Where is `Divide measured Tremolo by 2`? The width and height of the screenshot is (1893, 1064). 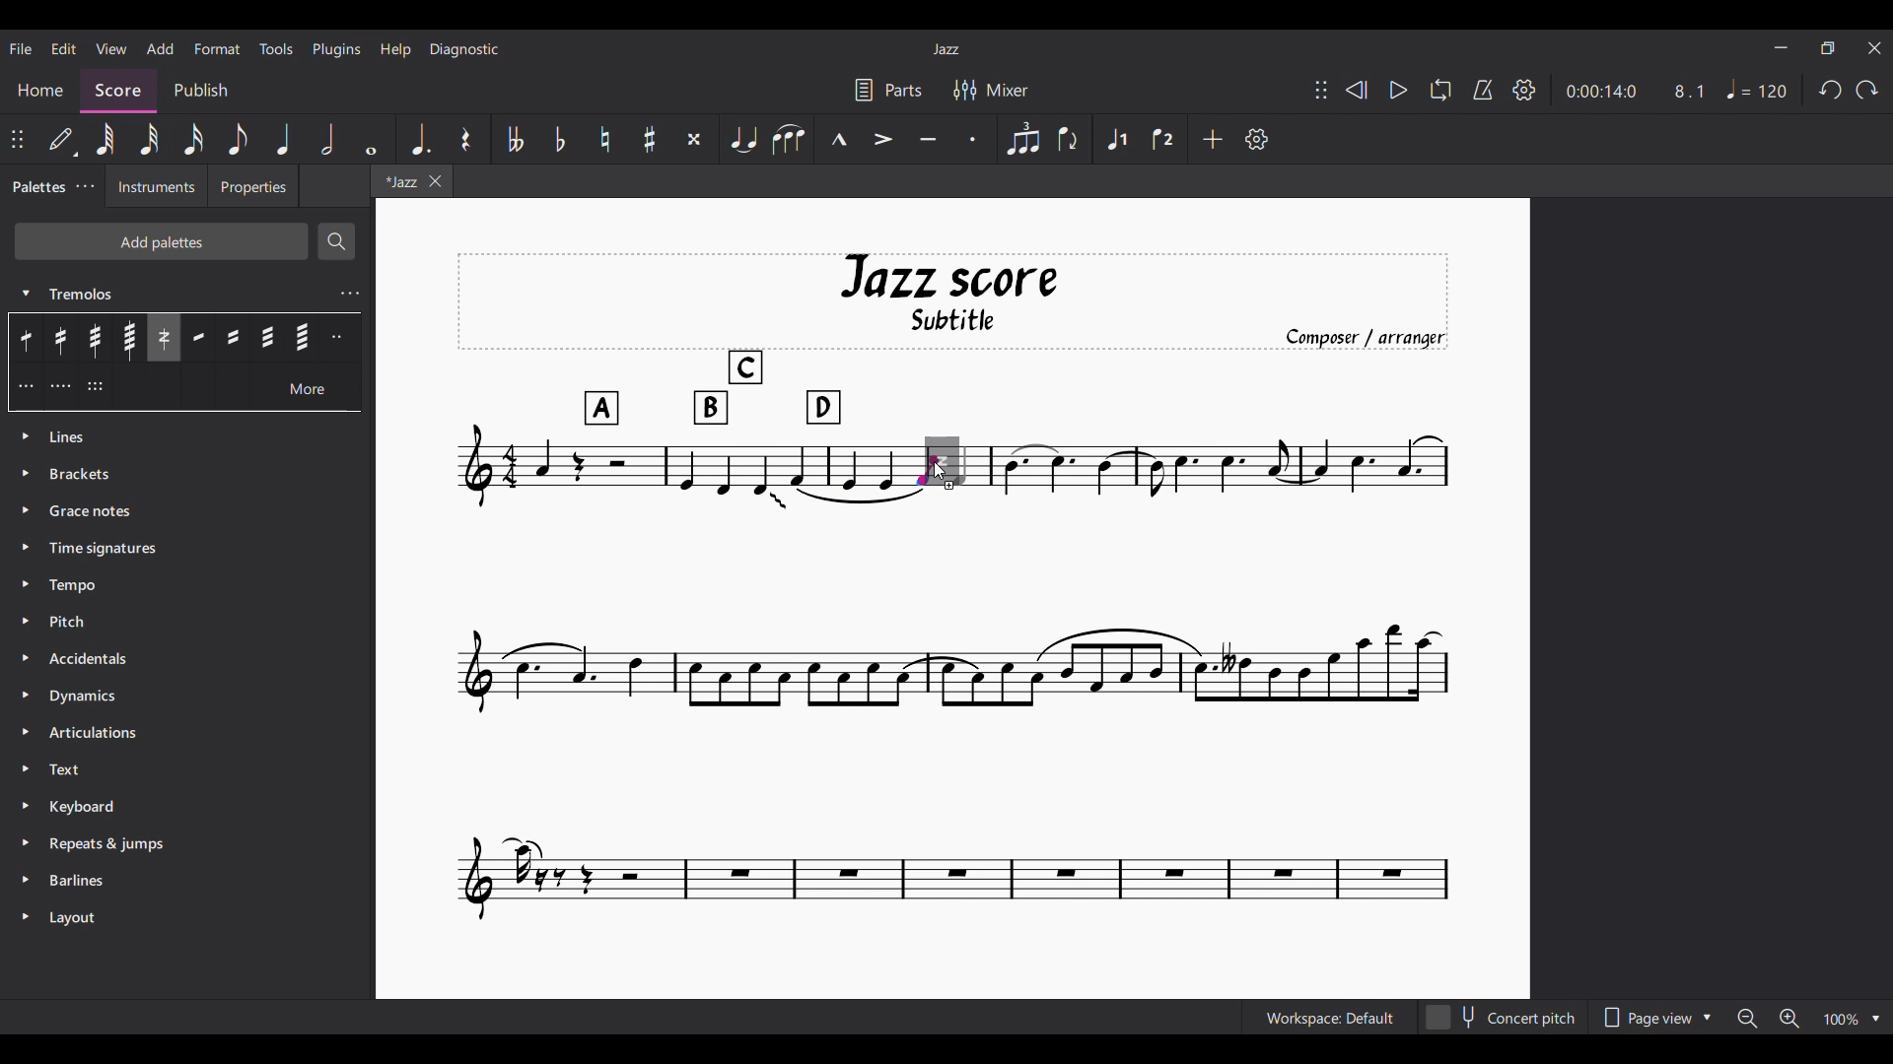
Divide measured Tremolo by 2 is located at coordinates (340, 337).